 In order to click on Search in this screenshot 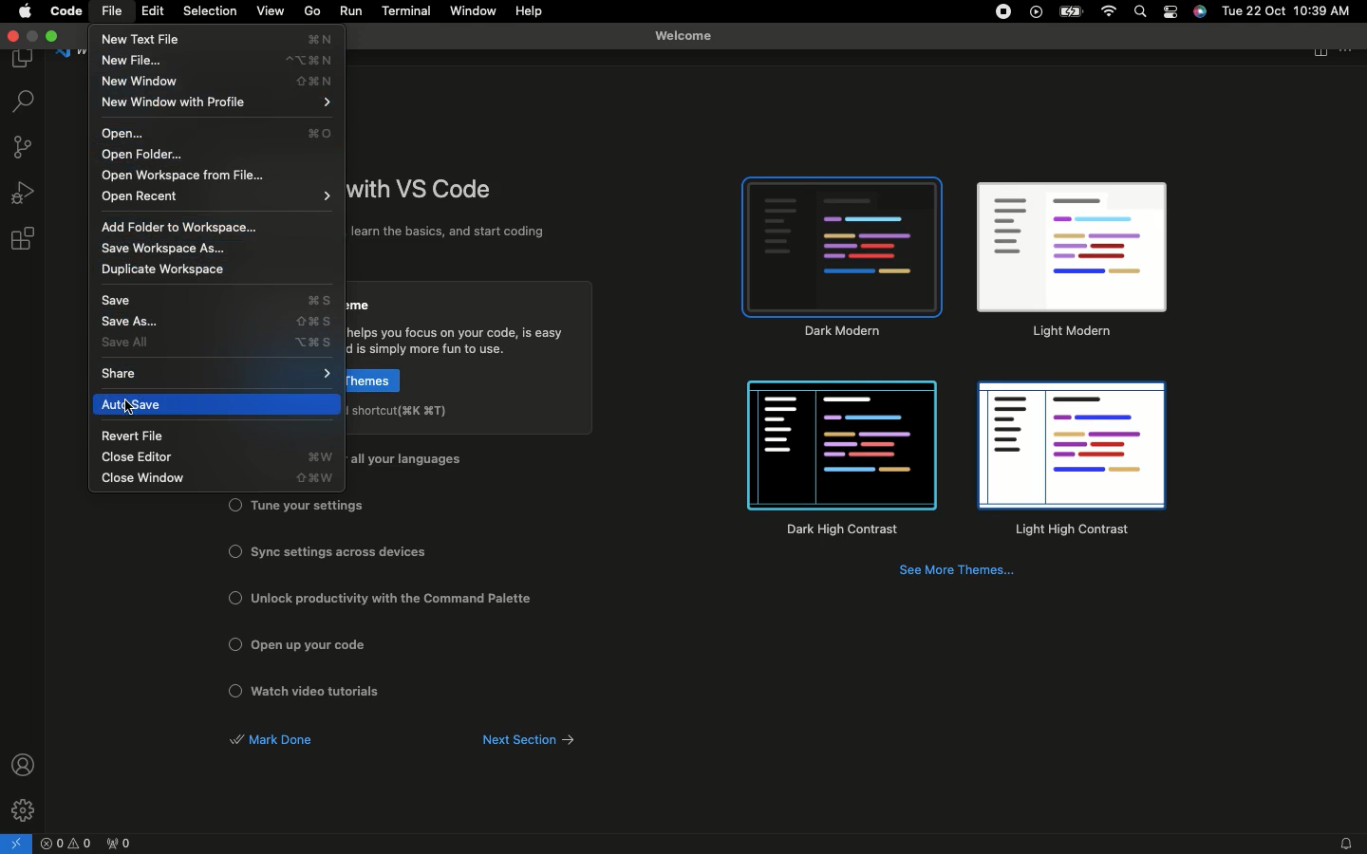, I will do `click(1139, 12)`.